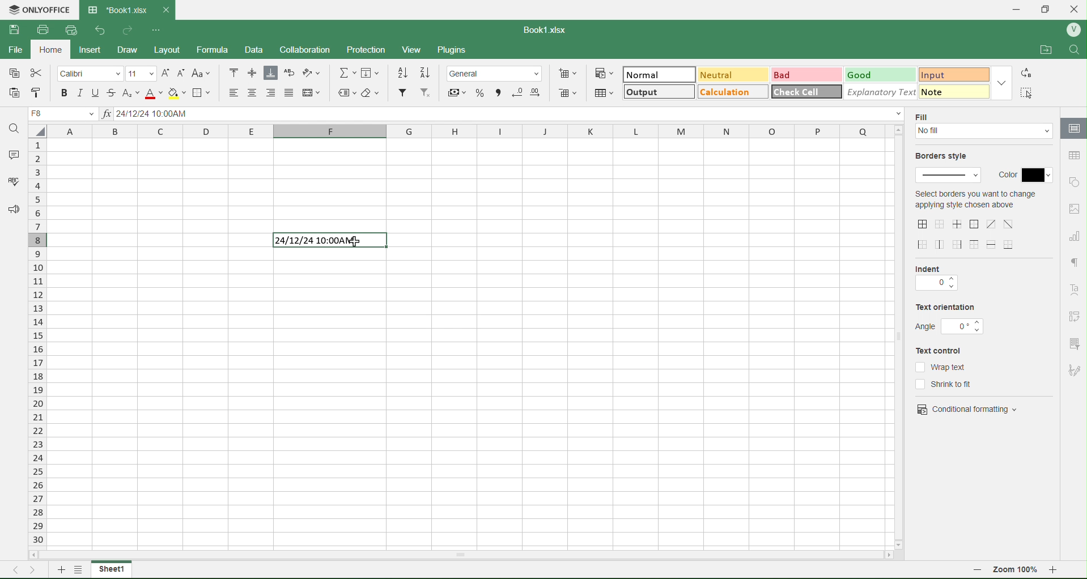 The height and width of the screenshot is (579, 1087). What do you see at coordinates (1025, 172) in the screenshot?
I see `color` at bounding box center [1025, 172].